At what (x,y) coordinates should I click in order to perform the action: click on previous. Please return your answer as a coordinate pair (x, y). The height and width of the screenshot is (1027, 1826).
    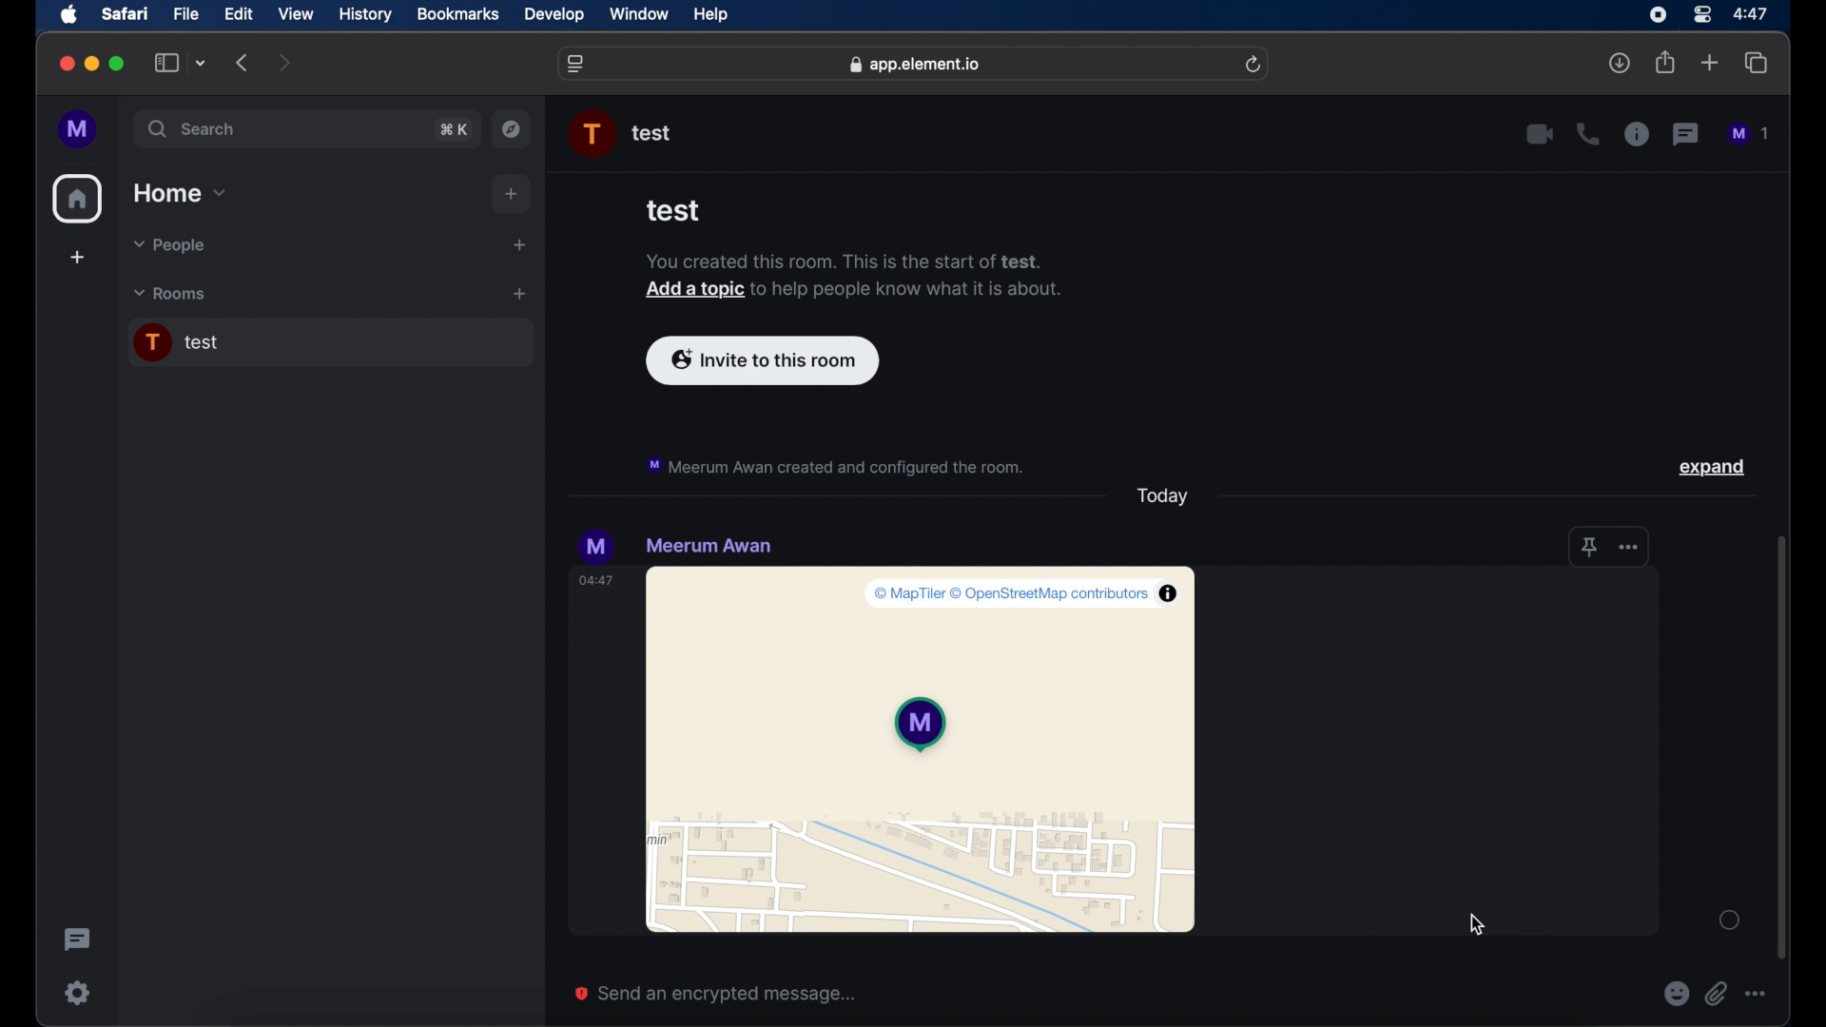
    Looking at the image, I should click on (243, 63).